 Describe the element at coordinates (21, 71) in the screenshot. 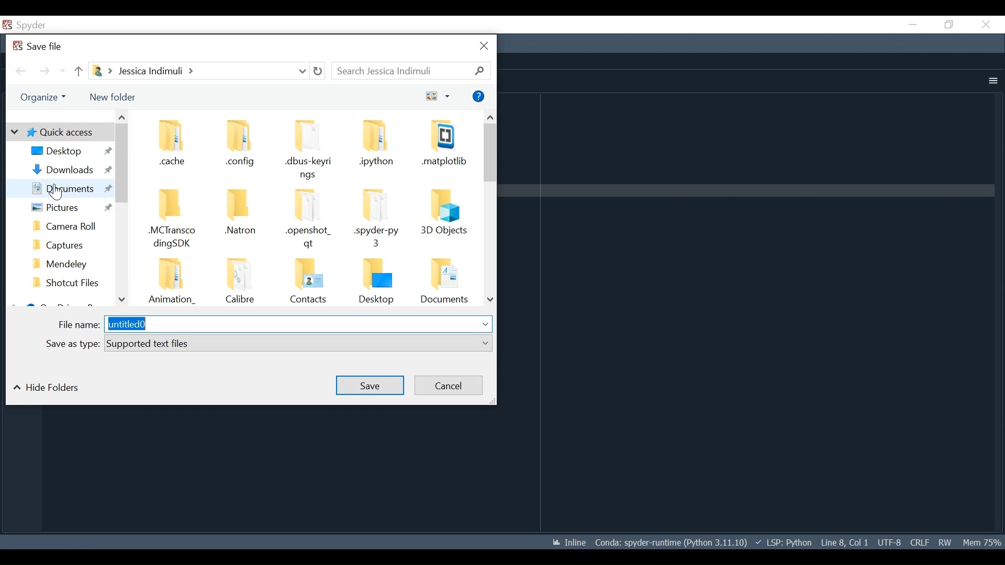

I see `Navigate back` at that location.